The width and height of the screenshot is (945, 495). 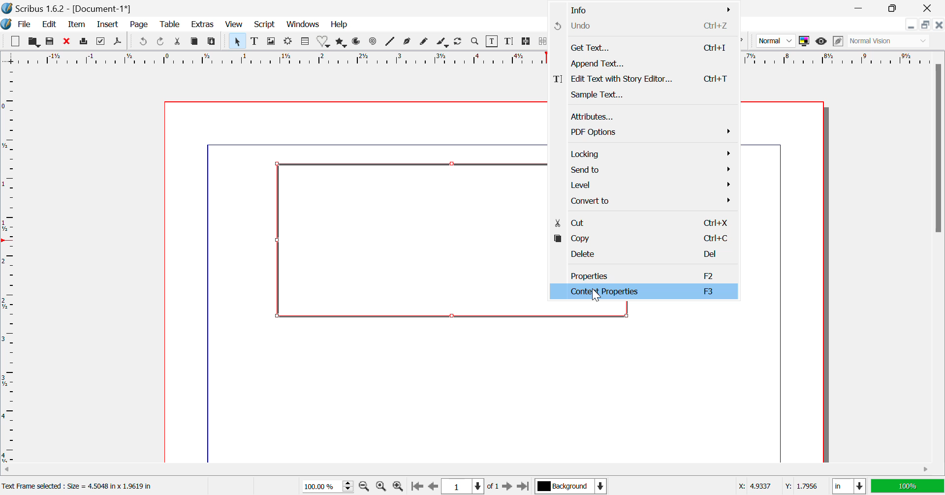 I want to click on Item, so click(x=77, y=26).